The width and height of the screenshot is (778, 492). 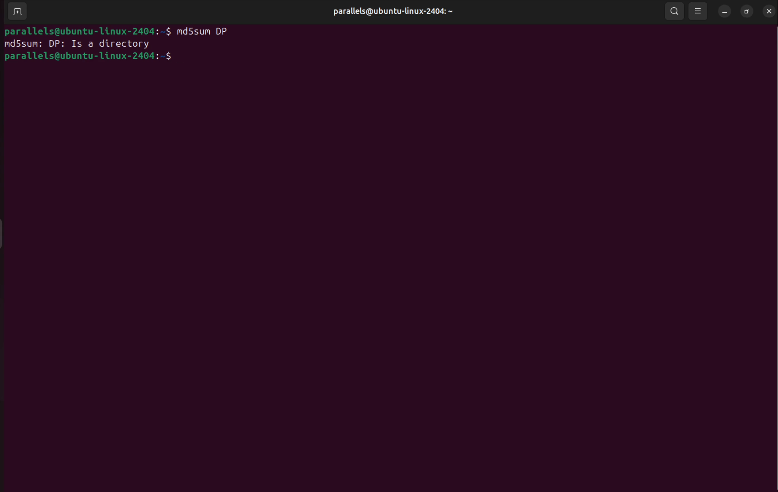 What do you see at coordinates (746, 11) in the screenshot?
I see `resize` at bounding box center [746, 11].